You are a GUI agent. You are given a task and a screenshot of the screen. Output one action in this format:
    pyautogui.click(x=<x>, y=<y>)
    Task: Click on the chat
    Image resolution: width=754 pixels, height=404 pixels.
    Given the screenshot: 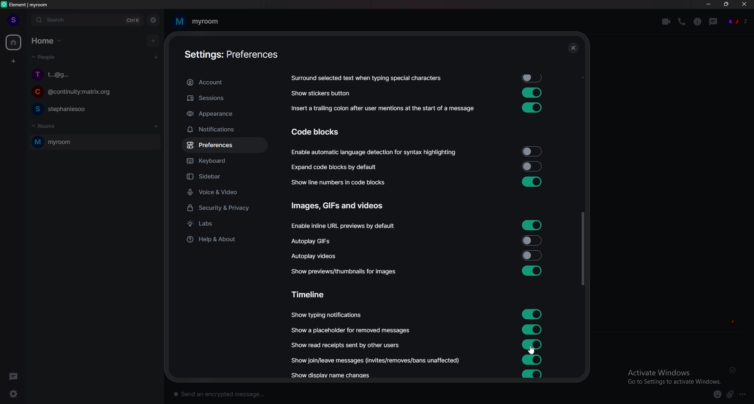 What is the action you would take?
    pyautogui.click(x=94, y=74)
    